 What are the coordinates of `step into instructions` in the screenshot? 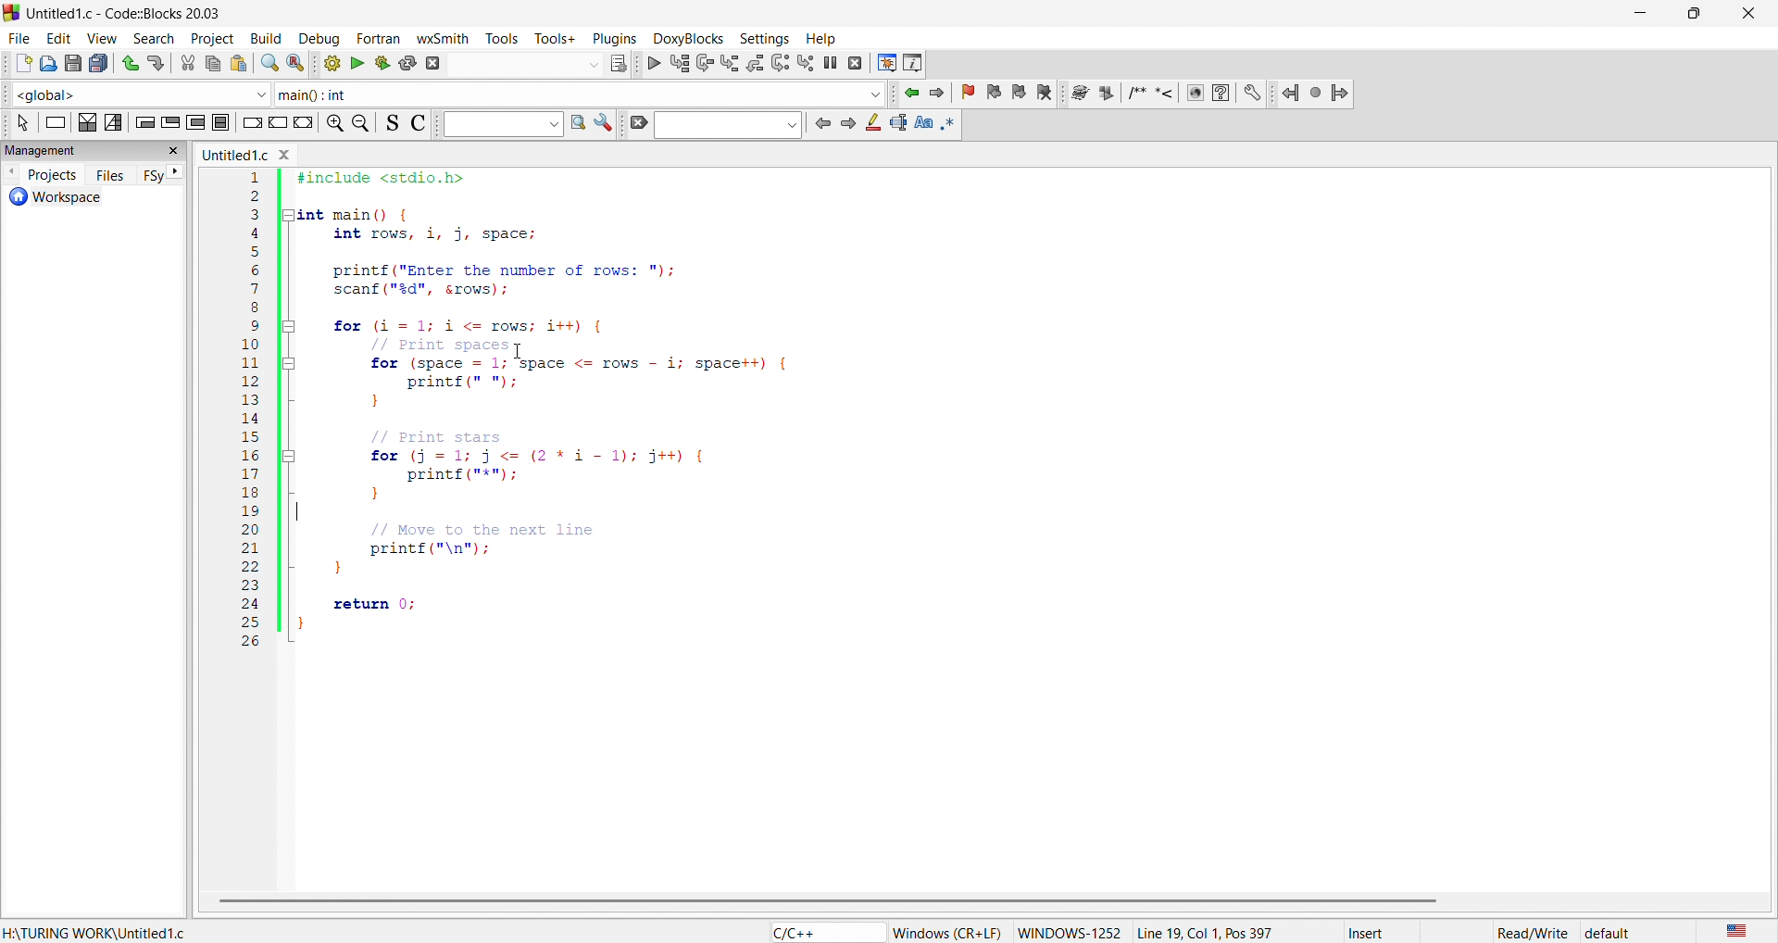 It's located at (807, 62).